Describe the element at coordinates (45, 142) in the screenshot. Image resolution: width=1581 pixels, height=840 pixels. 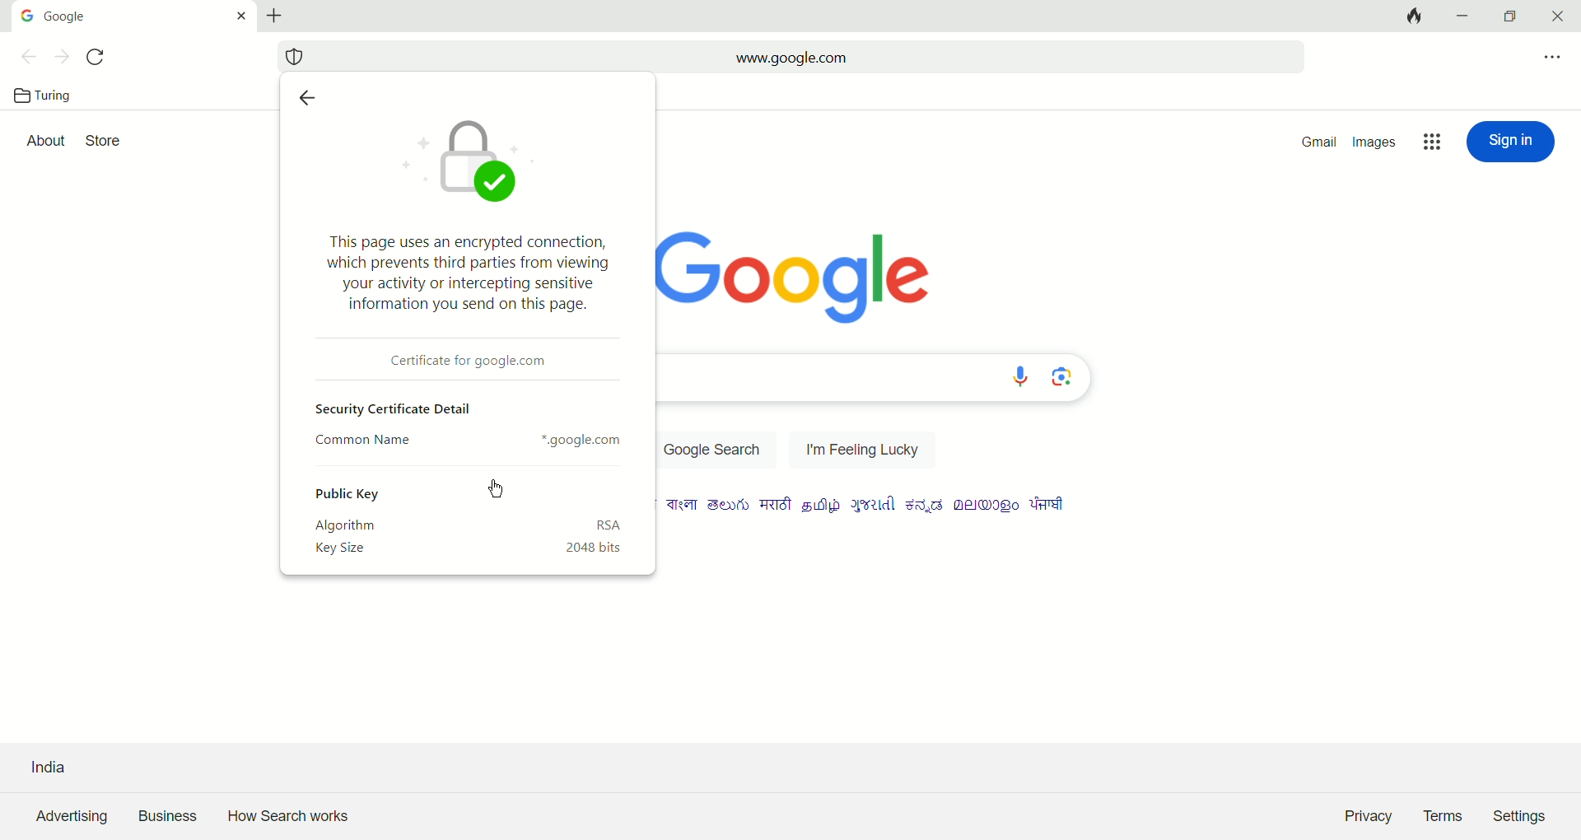
I see `about` at that location.